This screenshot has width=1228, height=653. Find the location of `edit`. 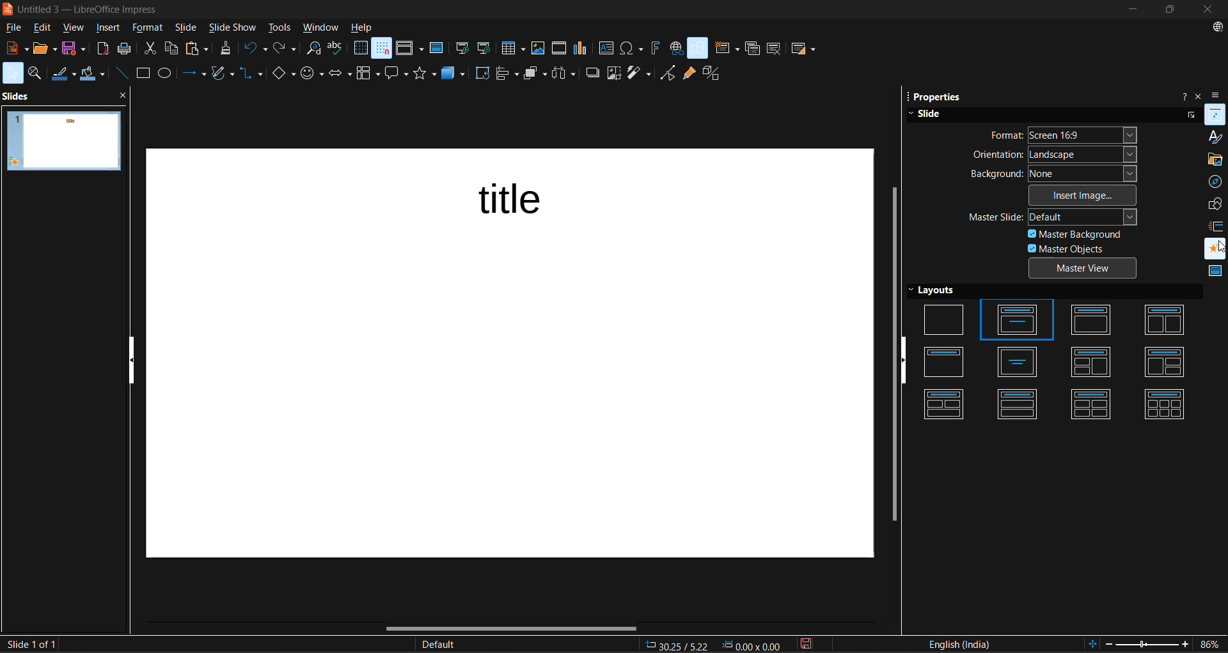

edit is located at coordinates (45, 27).